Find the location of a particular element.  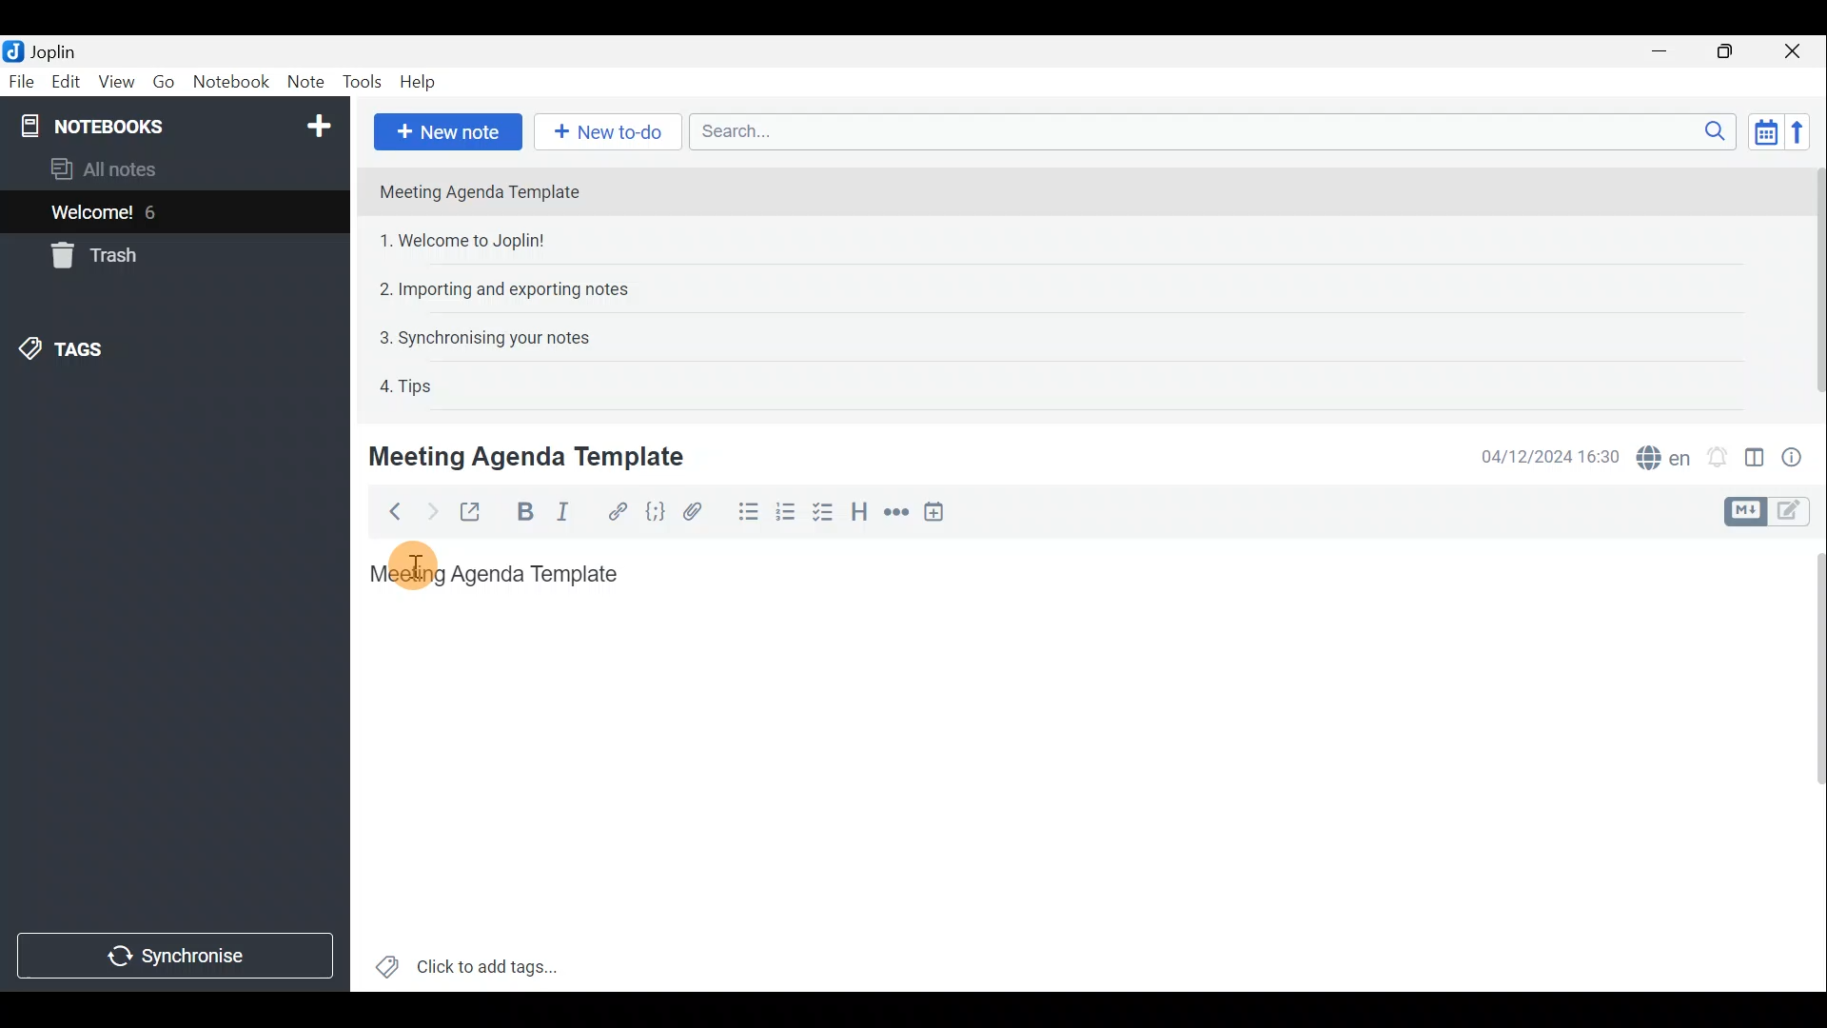

1. Welcome to Joplin! is located at coordinates (468, 240).